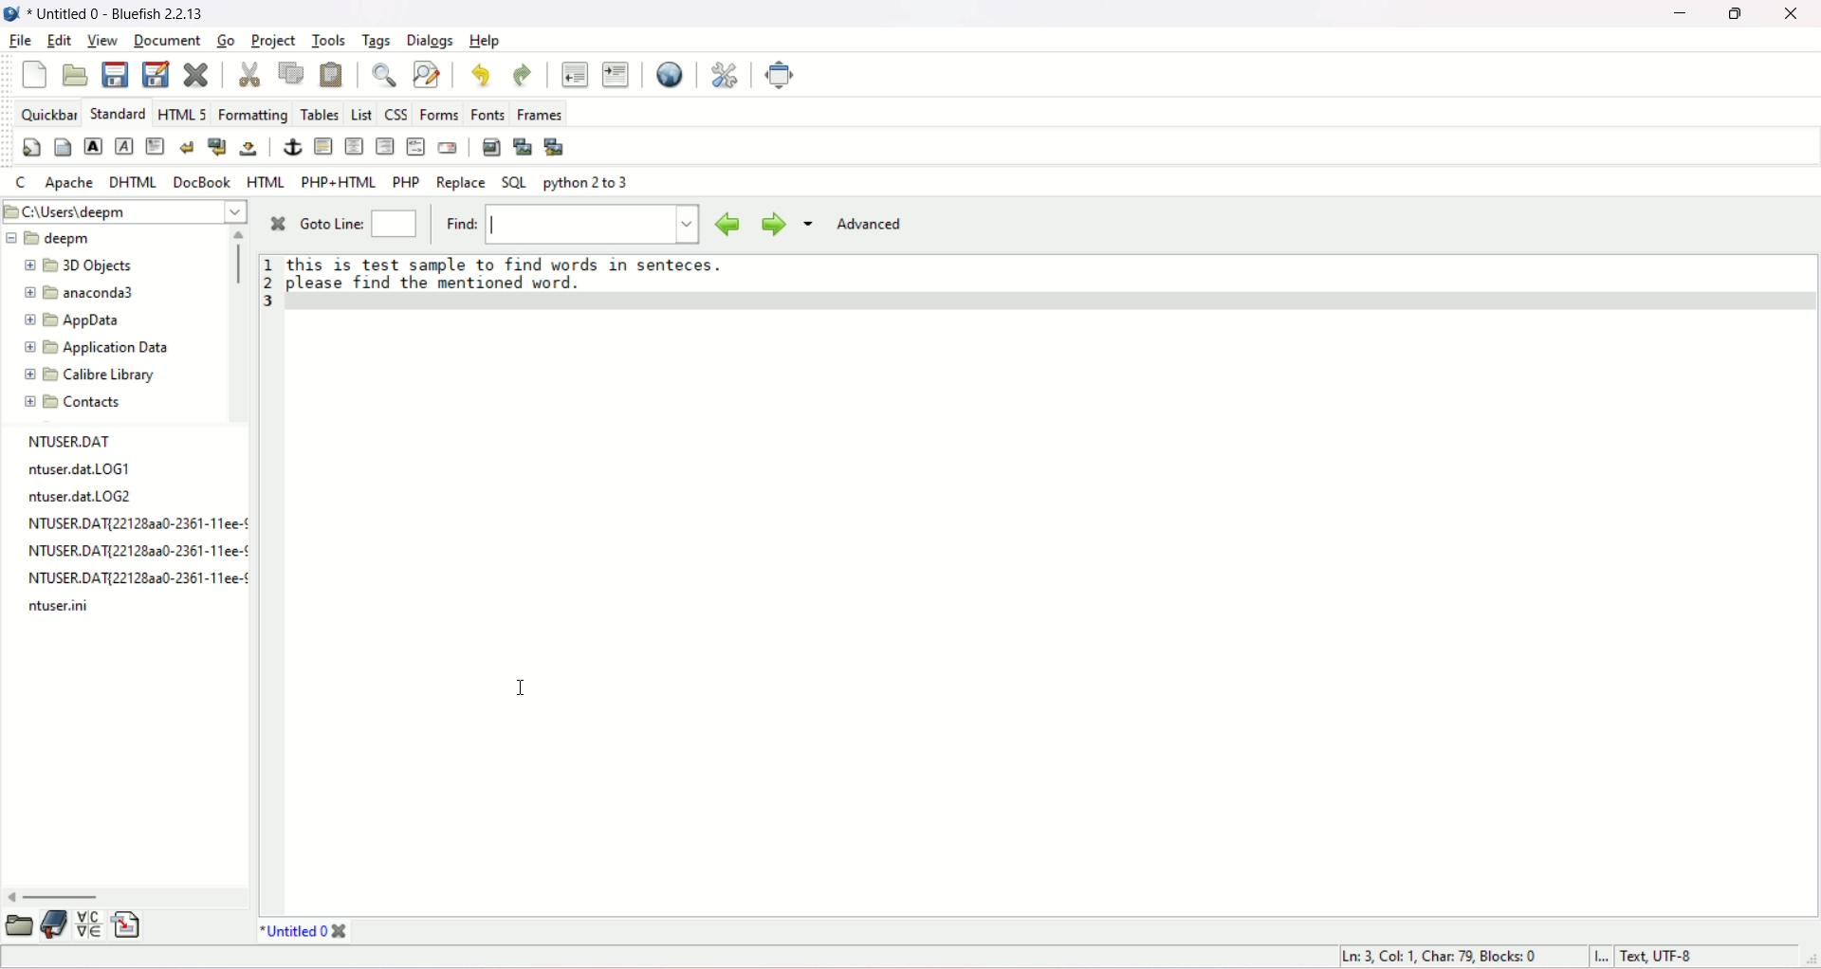  What do you see at coordinates (182, 113) in the screenshot?
I see `HTML 5` at bounding box center [182, 113].